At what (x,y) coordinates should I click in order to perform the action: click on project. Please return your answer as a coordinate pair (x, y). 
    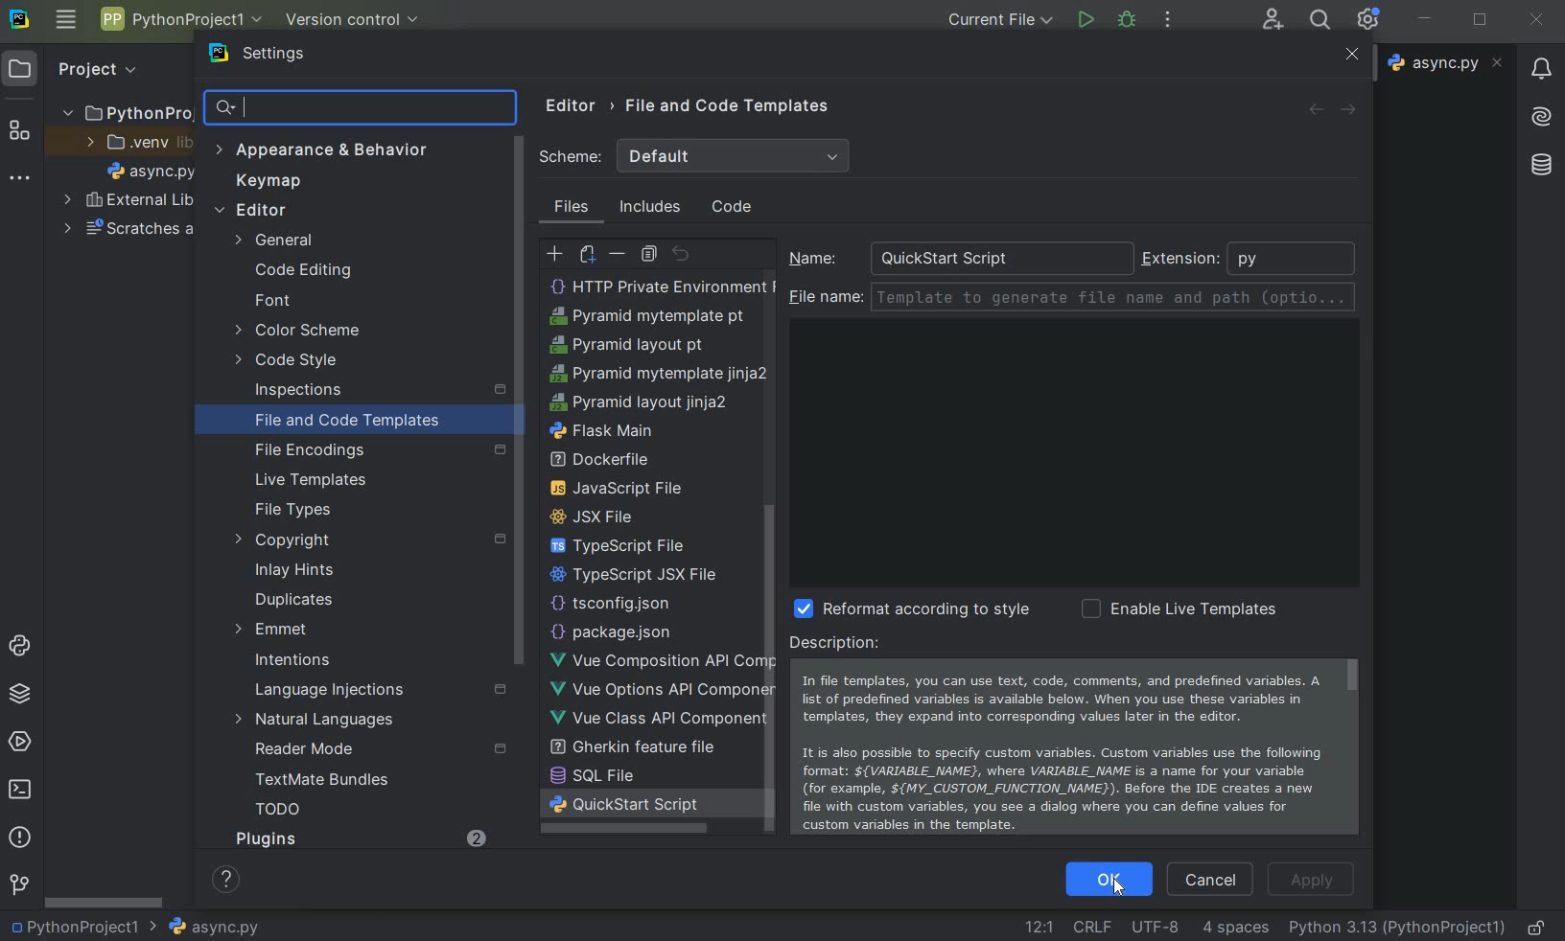
    Looking at the image, I should click on (76, 68).